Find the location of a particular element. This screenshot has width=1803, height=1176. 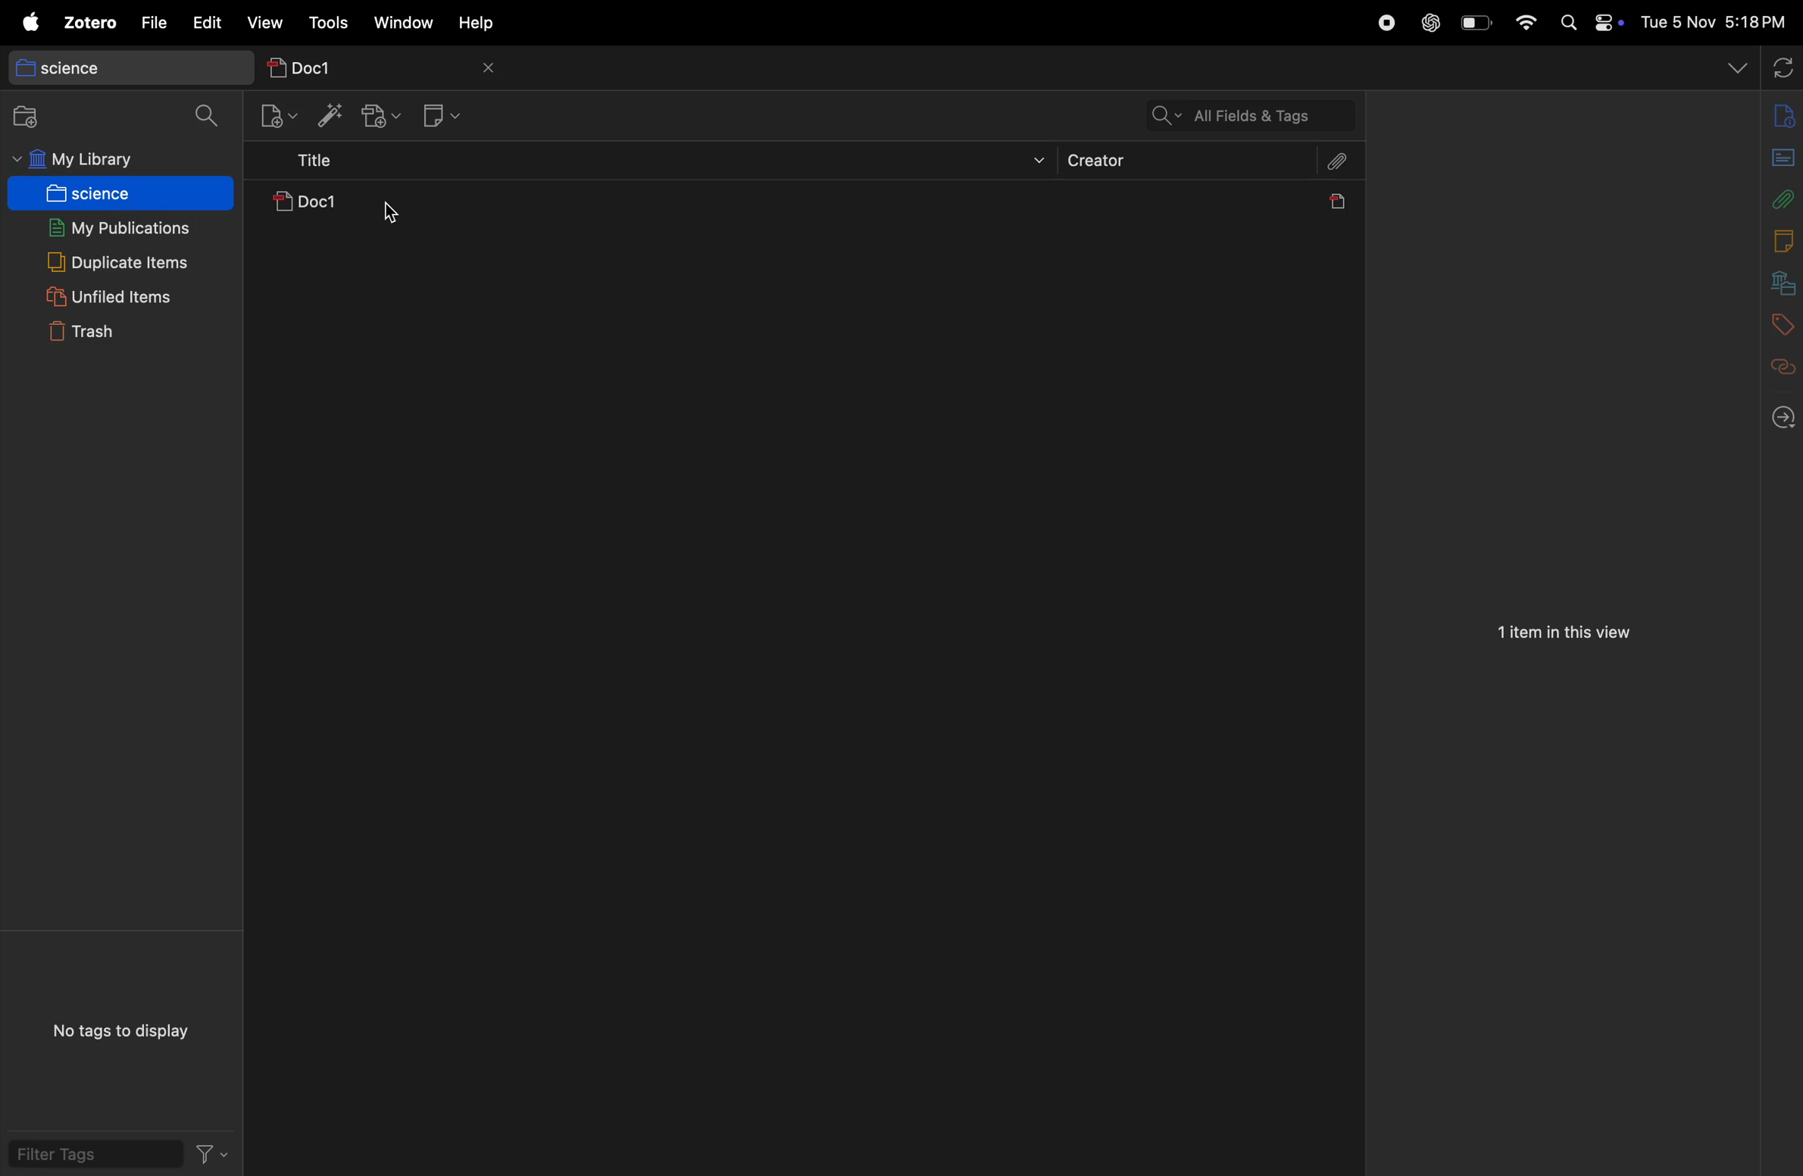

add file is located at coordinates (1779, 116).